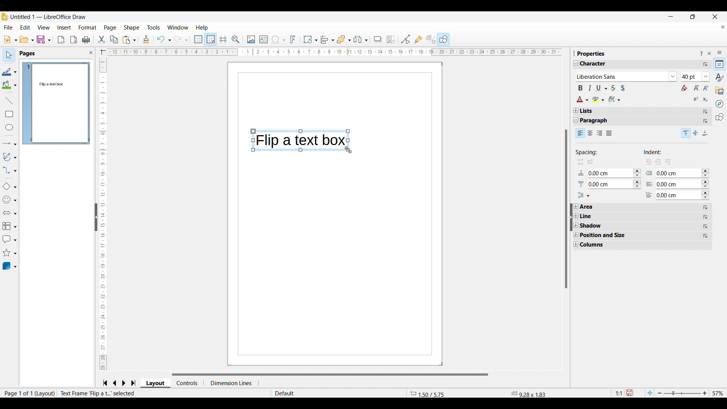 Image resolution: width=727 pixels, height=409 pixels. What do you see at coordinates (594, 151) in the screenshot?
I see `Spacing` at bounding box center [594, 151].